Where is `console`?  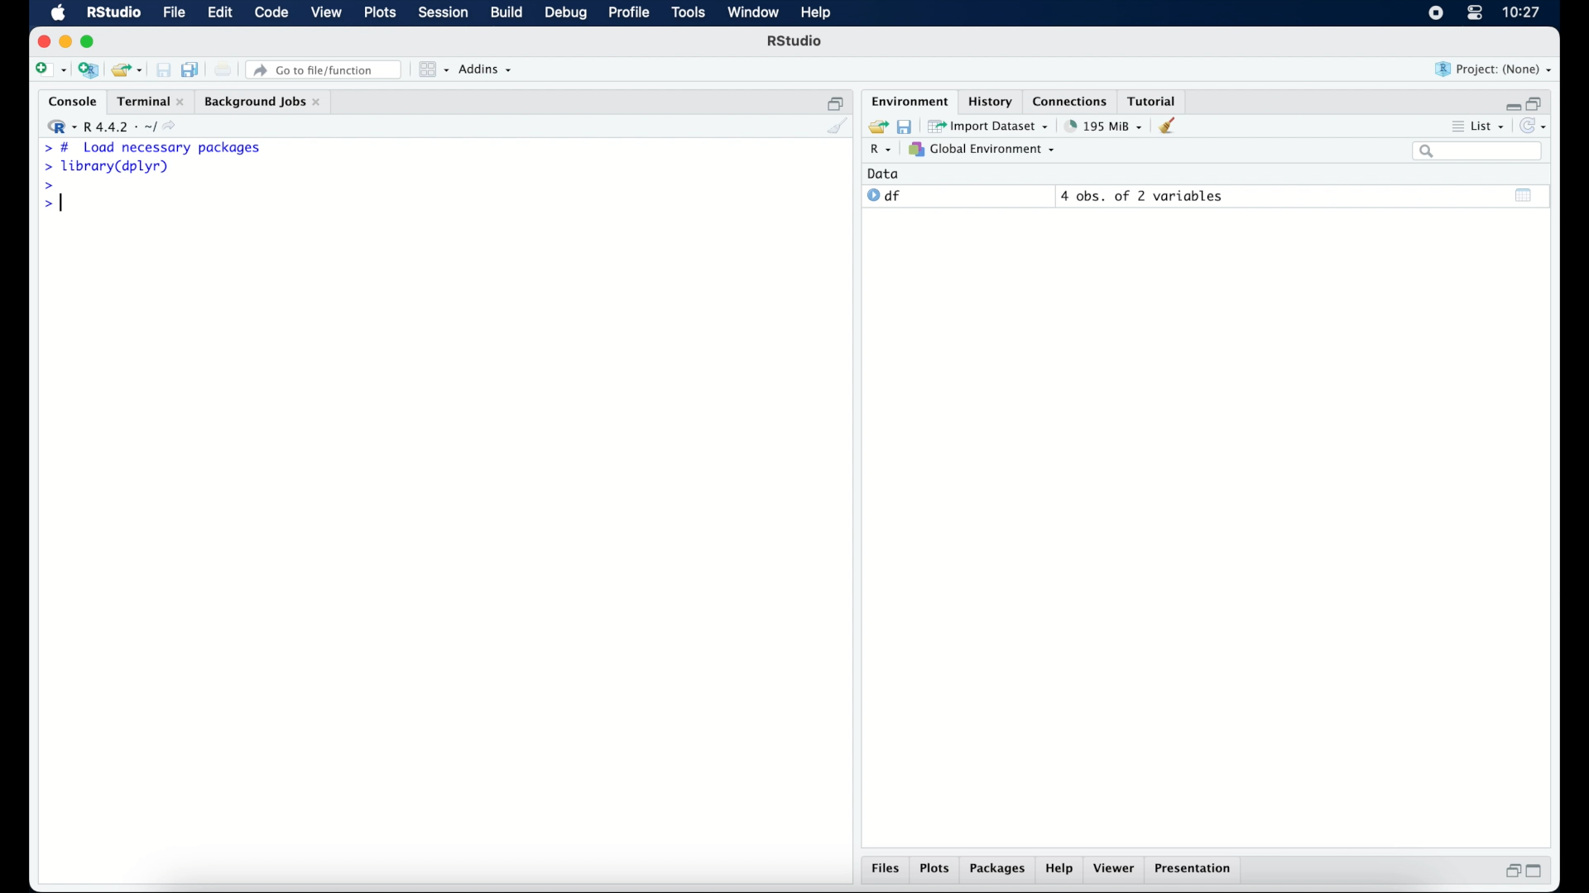
console is located at coordinates (69, 102).